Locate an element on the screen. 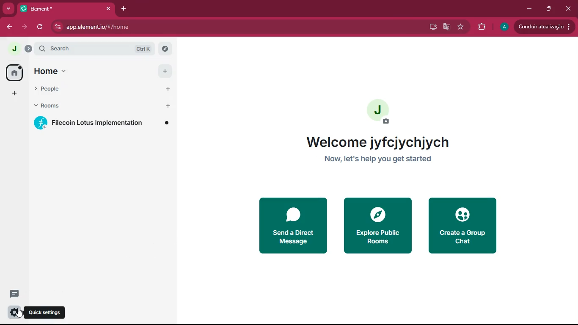 This screenshot has height=325, width=578. settings is located at coordinates (16, 313).